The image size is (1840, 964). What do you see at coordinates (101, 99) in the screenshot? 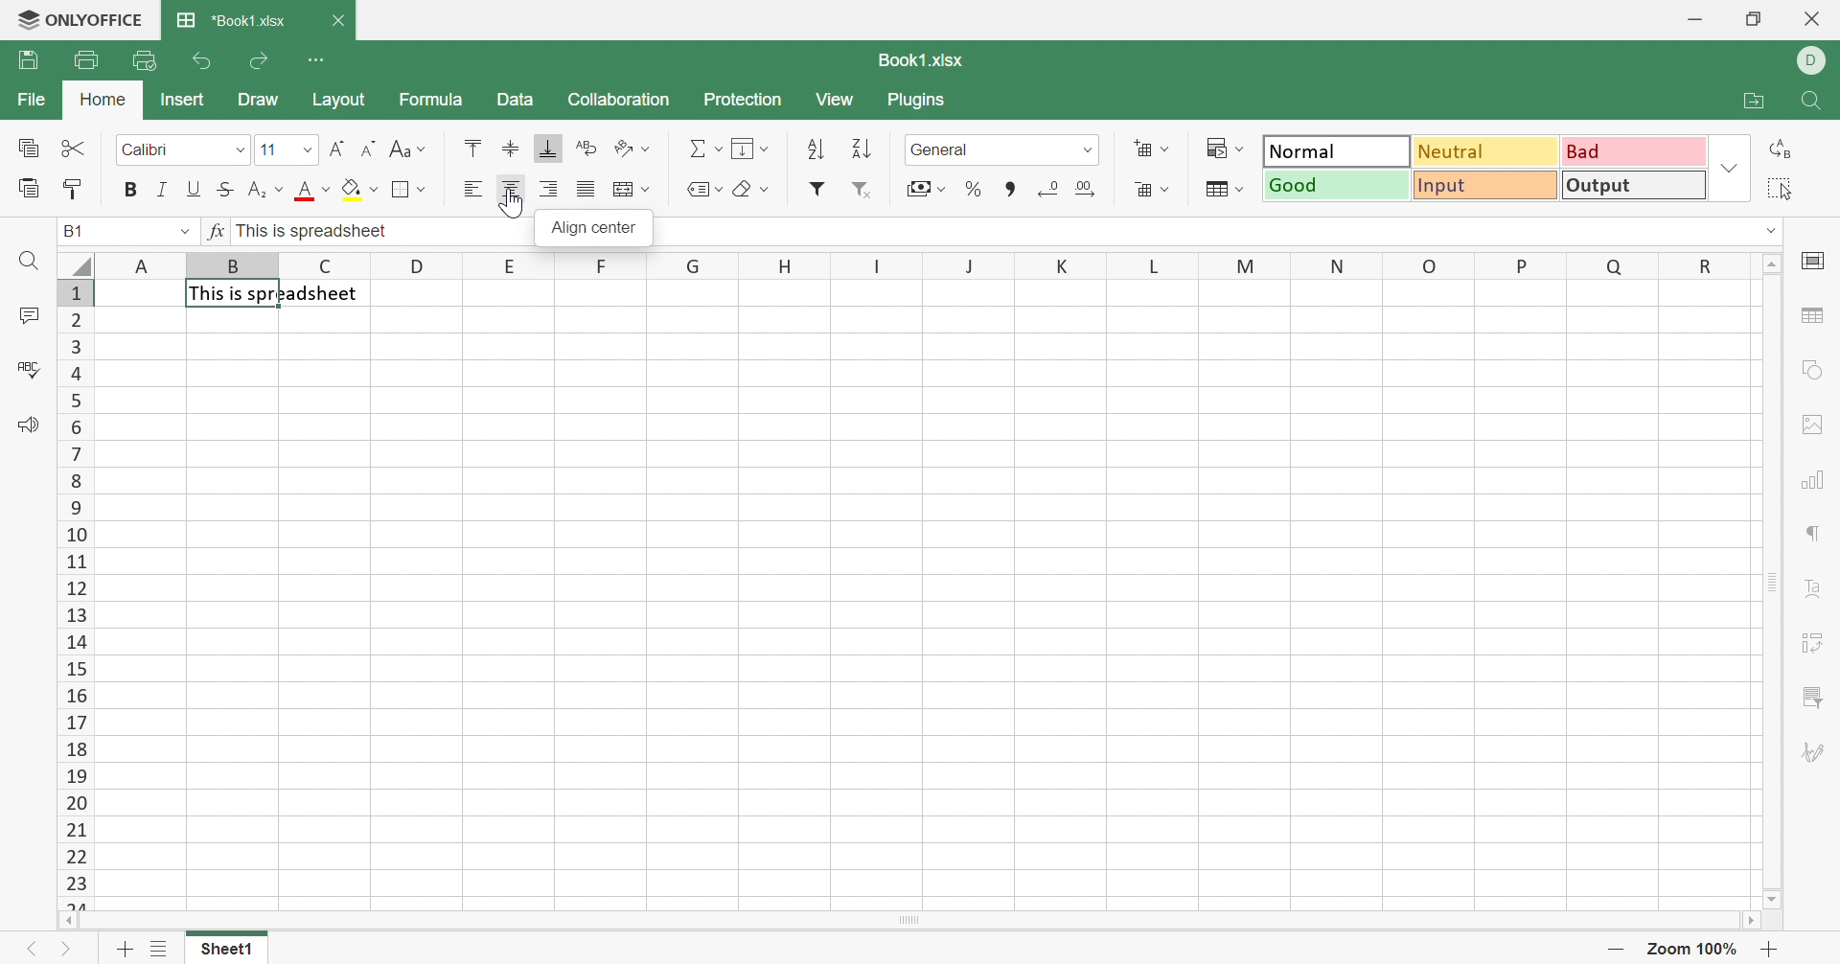
I see `Home` at bounding box center [101, 99].